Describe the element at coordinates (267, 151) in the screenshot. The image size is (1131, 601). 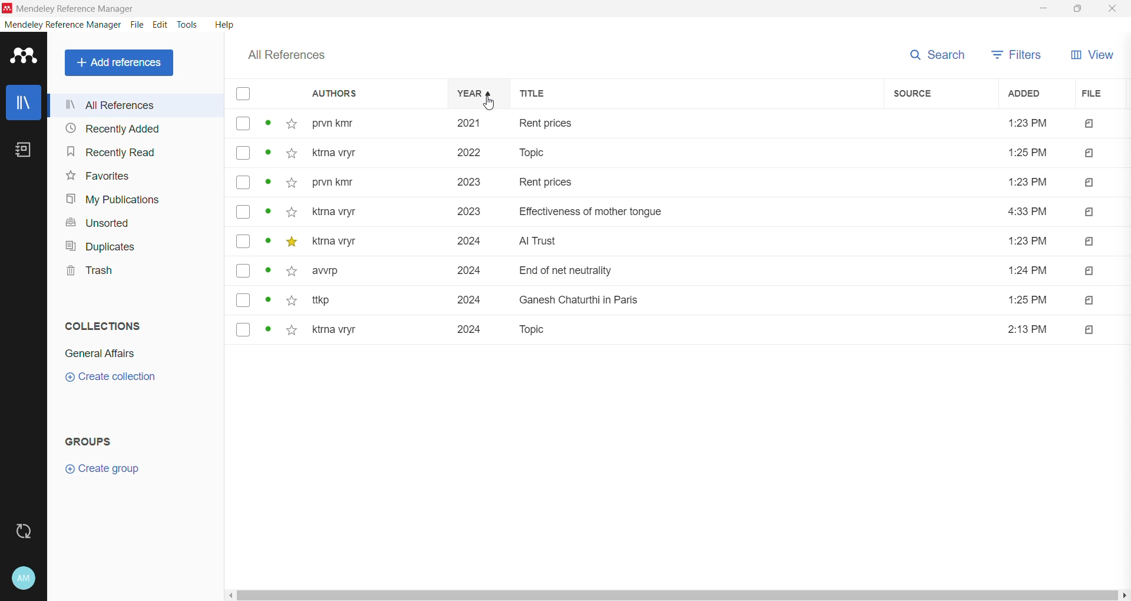
I see `unread` at that location.